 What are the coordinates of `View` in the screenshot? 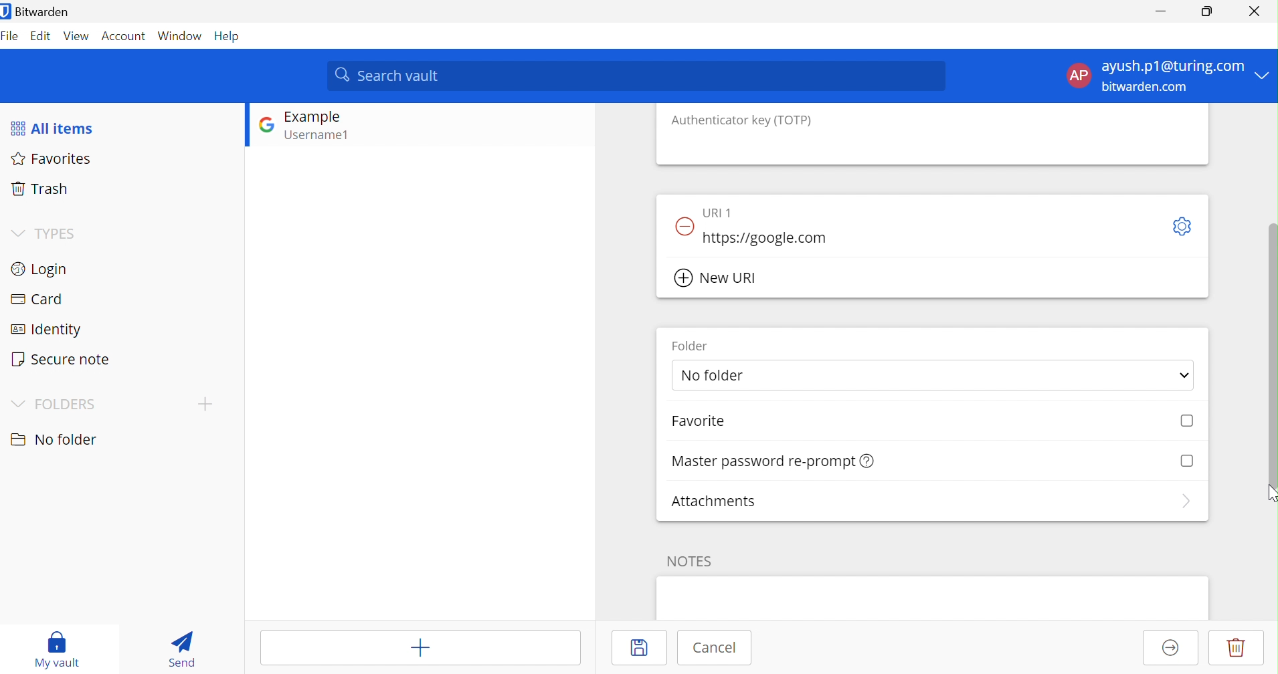 It's located at (77, 35).